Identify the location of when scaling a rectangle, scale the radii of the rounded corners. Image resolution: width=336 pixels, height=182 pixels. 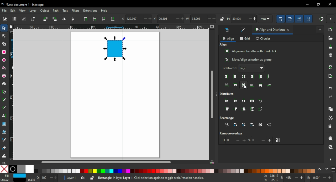
(291, 18).